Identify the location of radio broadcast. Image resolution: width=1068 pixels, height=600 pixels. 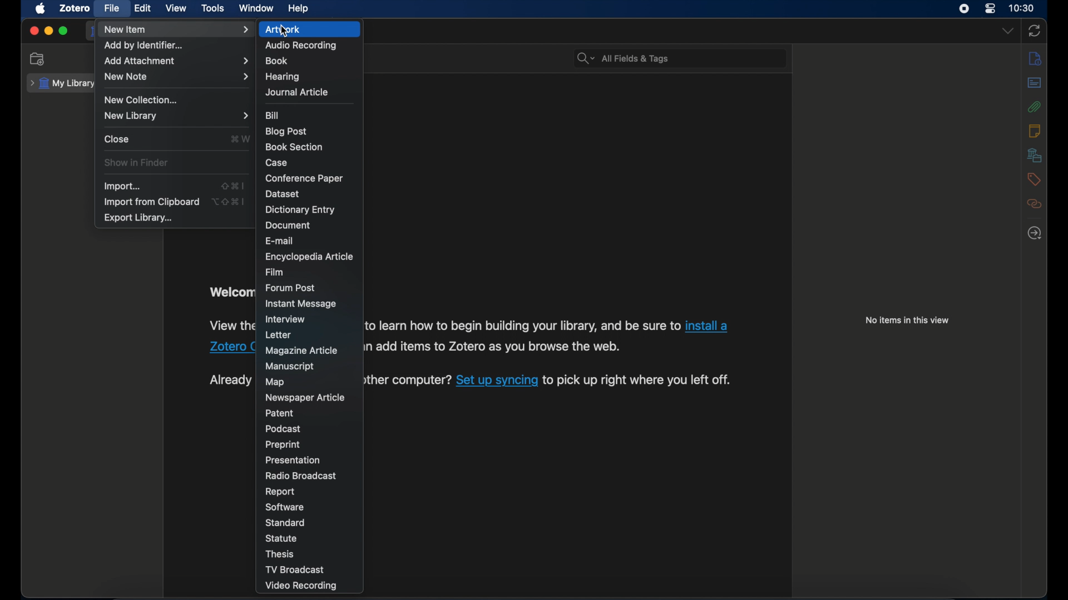
(300, 476).